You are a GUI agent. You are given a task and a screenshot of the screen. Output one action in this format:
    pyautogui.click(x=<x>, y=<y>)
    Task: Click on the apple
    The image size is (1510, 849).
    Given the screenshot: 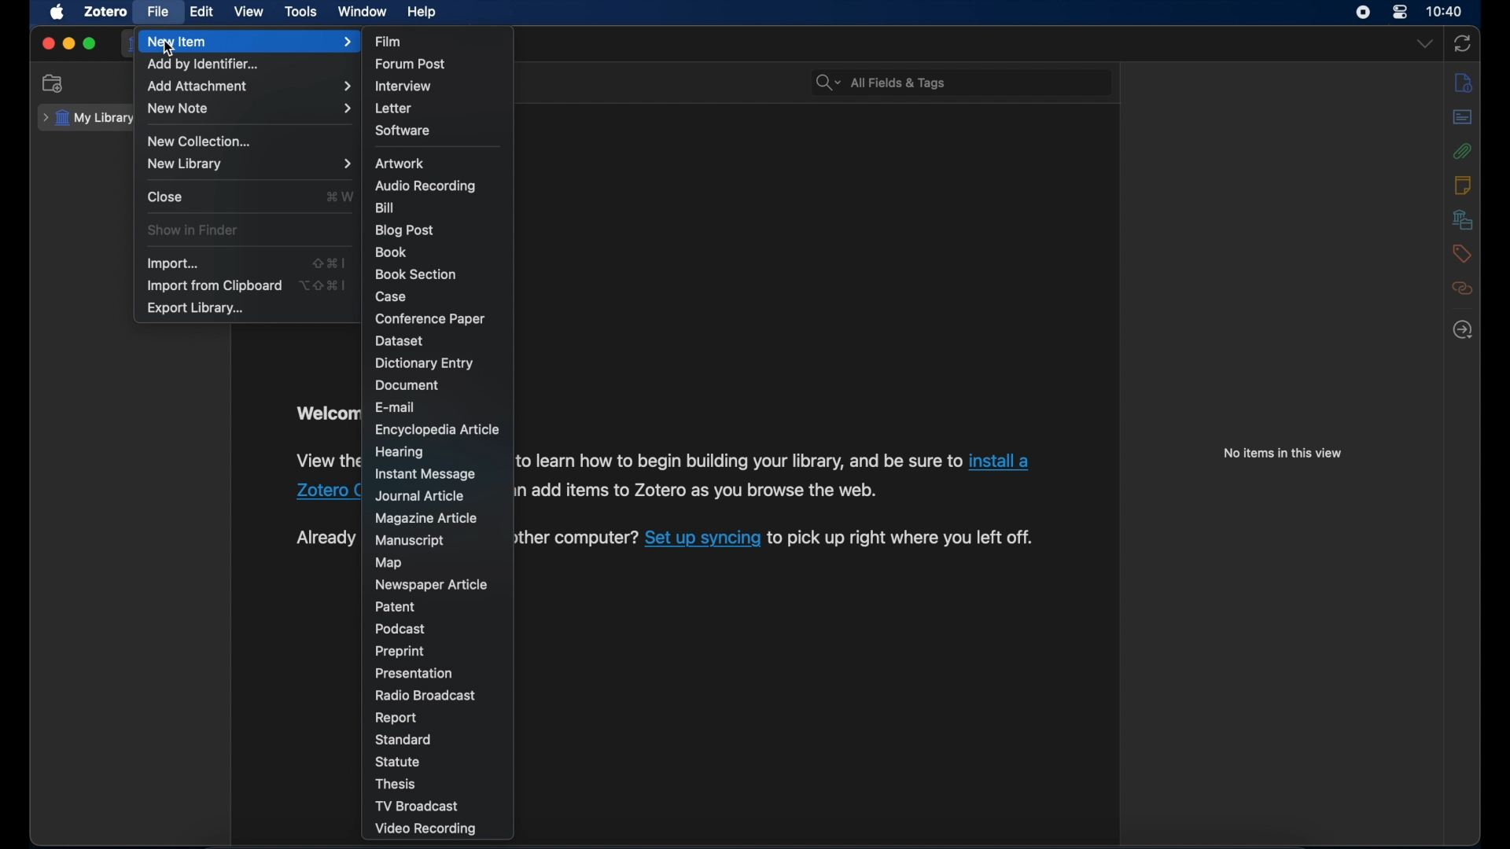 What is the action you would take?
    pyautogui.click(x=57, y=13)
    